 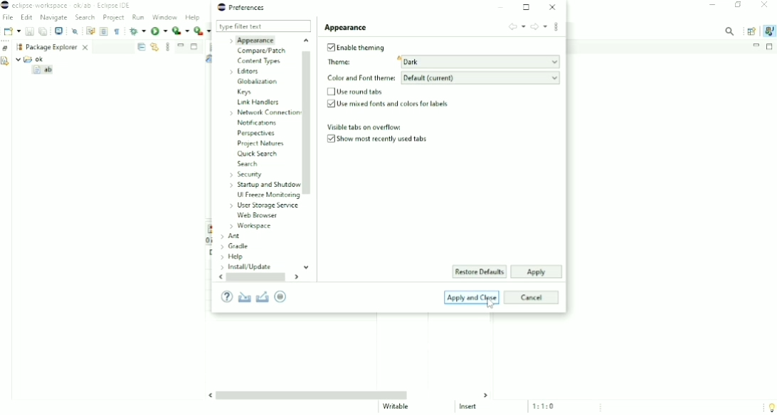 What do you see at coordinates (263, 26) in the screenshot?
I see `type filter text` at bounding box center [263, 26].